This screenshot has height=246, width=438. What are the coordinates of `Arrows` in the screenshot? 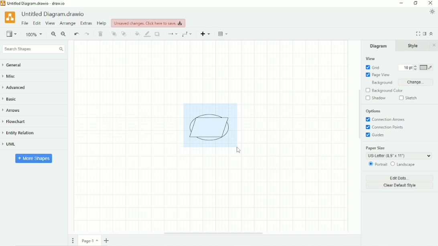 It's located at (14, 110).